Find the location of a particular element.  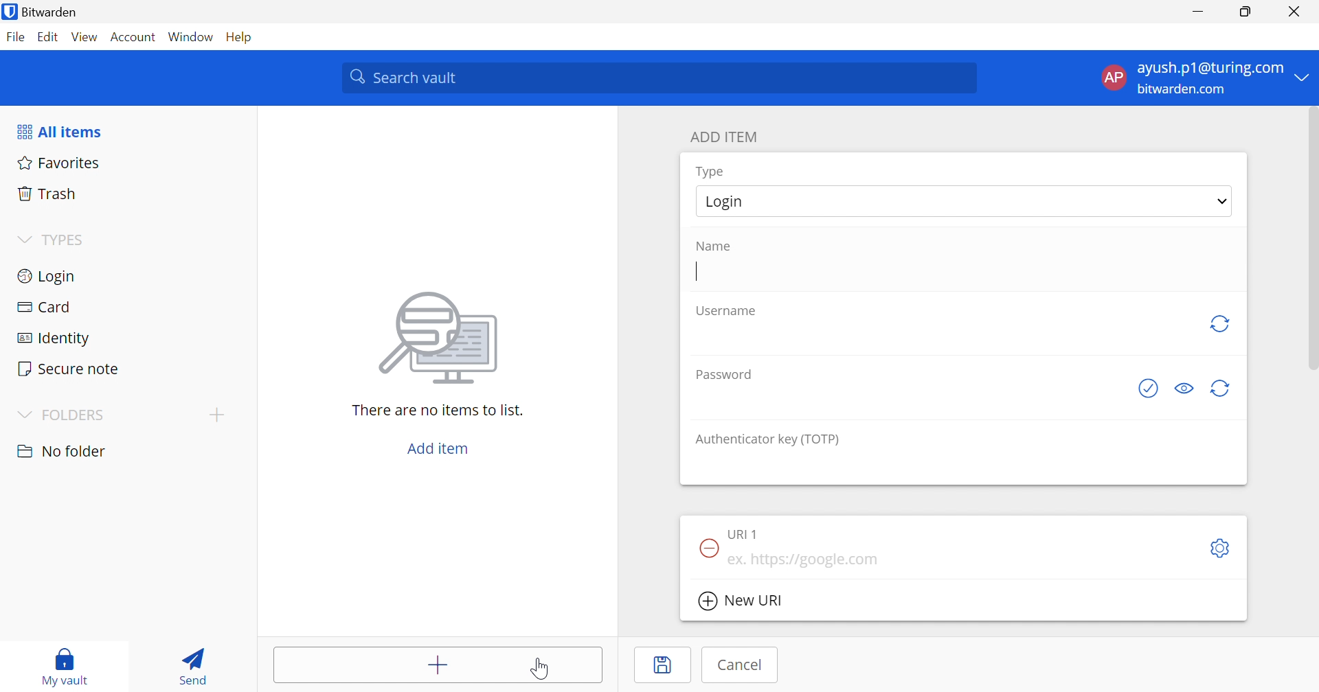

Login is located at coordinates (731, 201).